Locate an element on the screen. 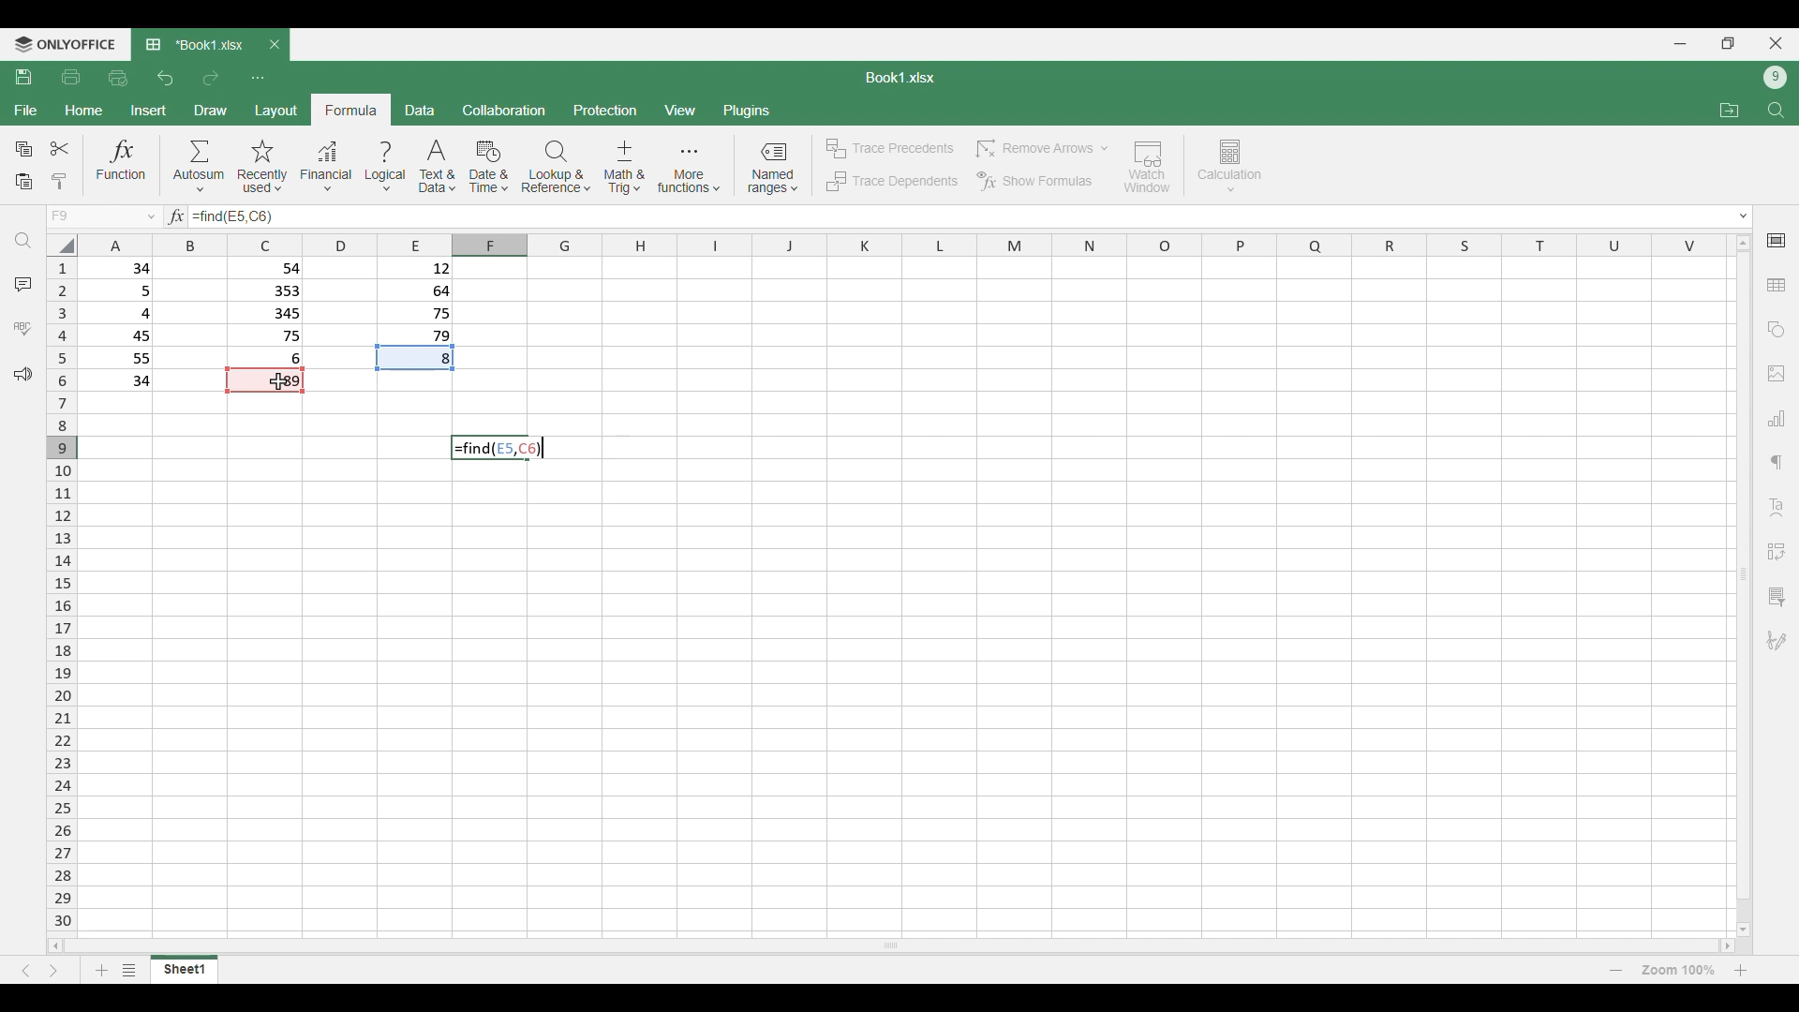  Add digital signature or signature line is located at coordinates (1777, 641).